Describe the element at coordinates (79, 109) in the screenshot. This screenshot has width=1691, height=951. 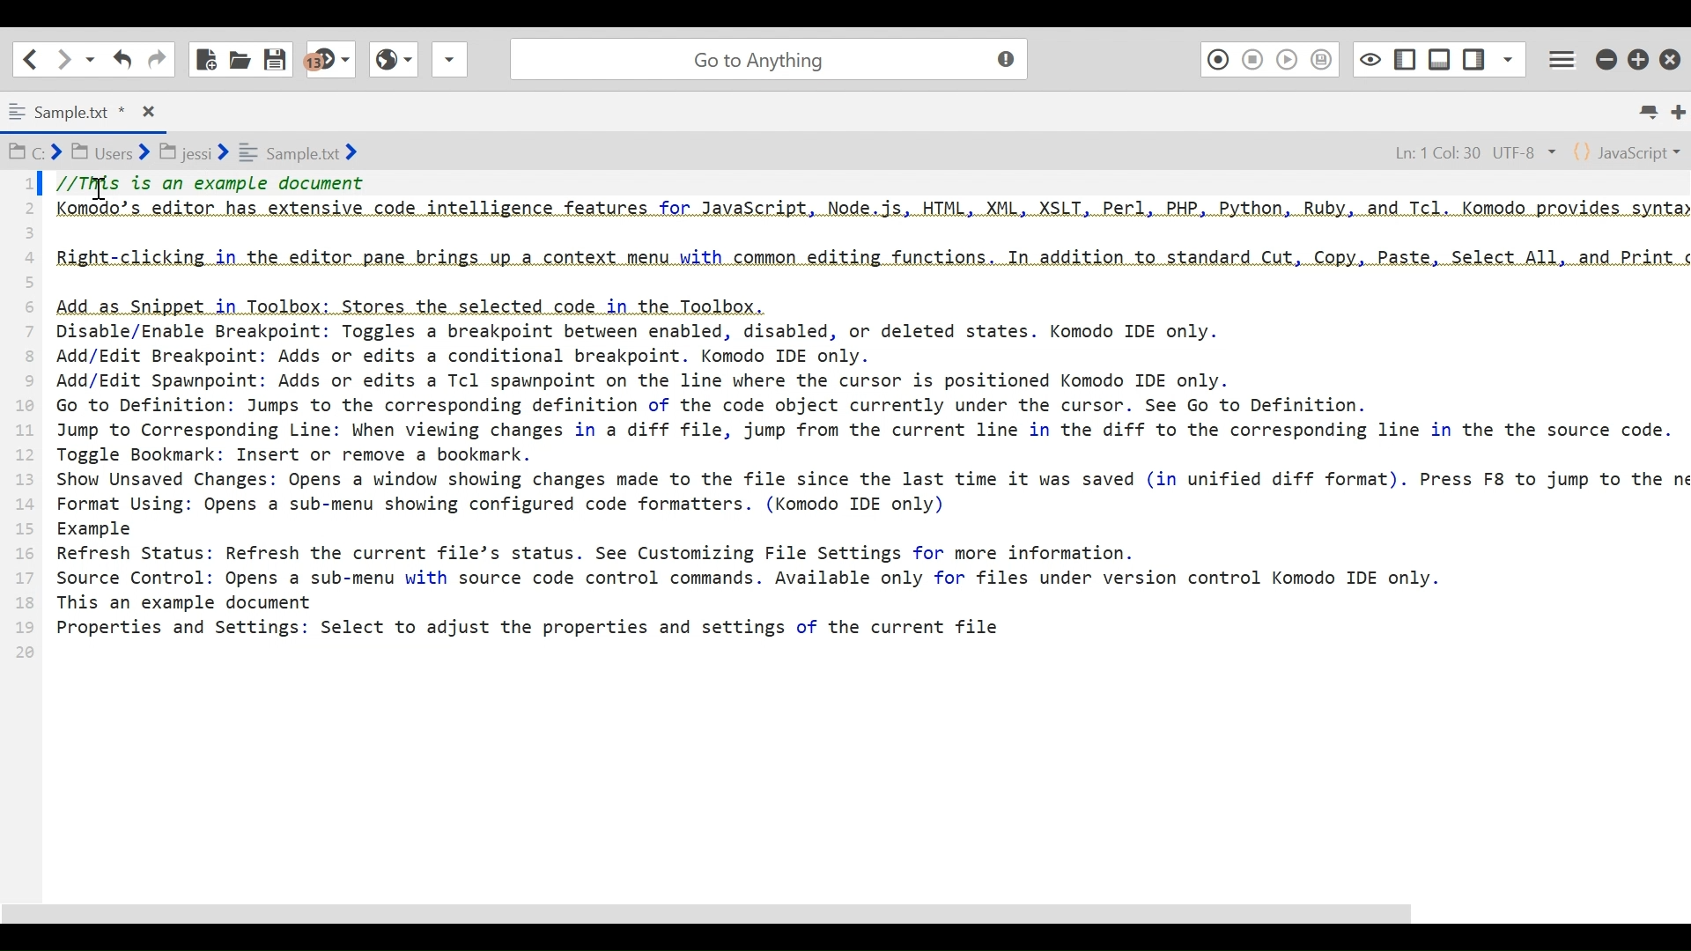
I see `Current Tab` at that location.